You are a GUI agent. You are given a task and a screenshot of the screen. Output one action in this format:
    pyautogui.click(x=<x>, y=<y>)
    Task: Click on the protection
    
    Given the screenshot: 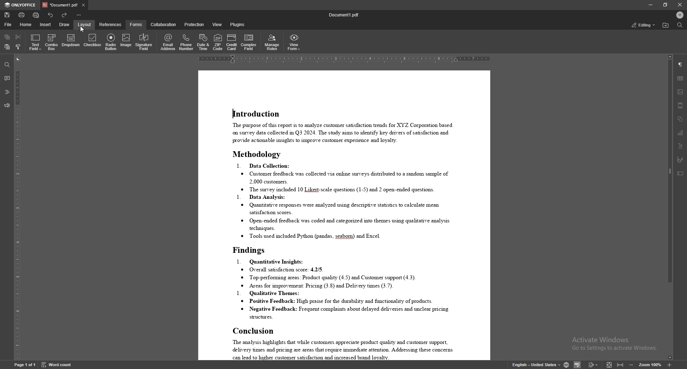 What is the action you would take?
    pyautogui.click(x=194, y=24)
    